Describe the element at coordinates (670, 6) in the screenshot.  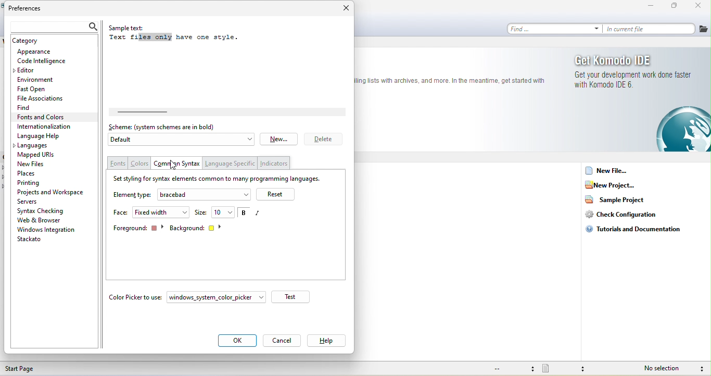
I see `maximize` at that location.